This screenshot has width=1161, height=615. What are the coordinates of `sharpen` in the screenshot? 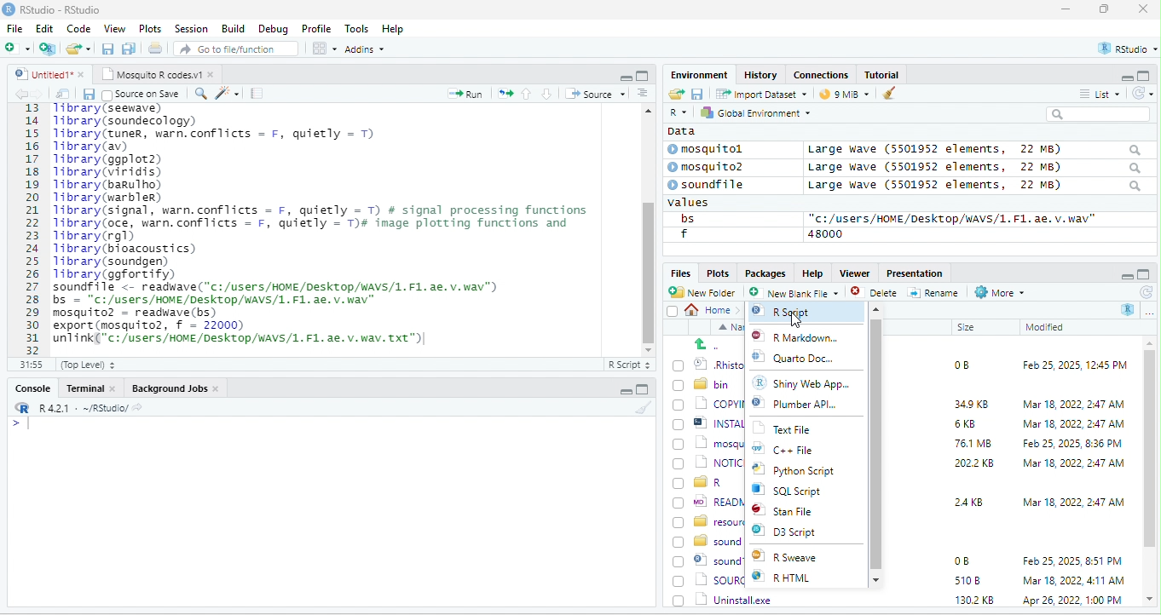 It's located at (228, 93).